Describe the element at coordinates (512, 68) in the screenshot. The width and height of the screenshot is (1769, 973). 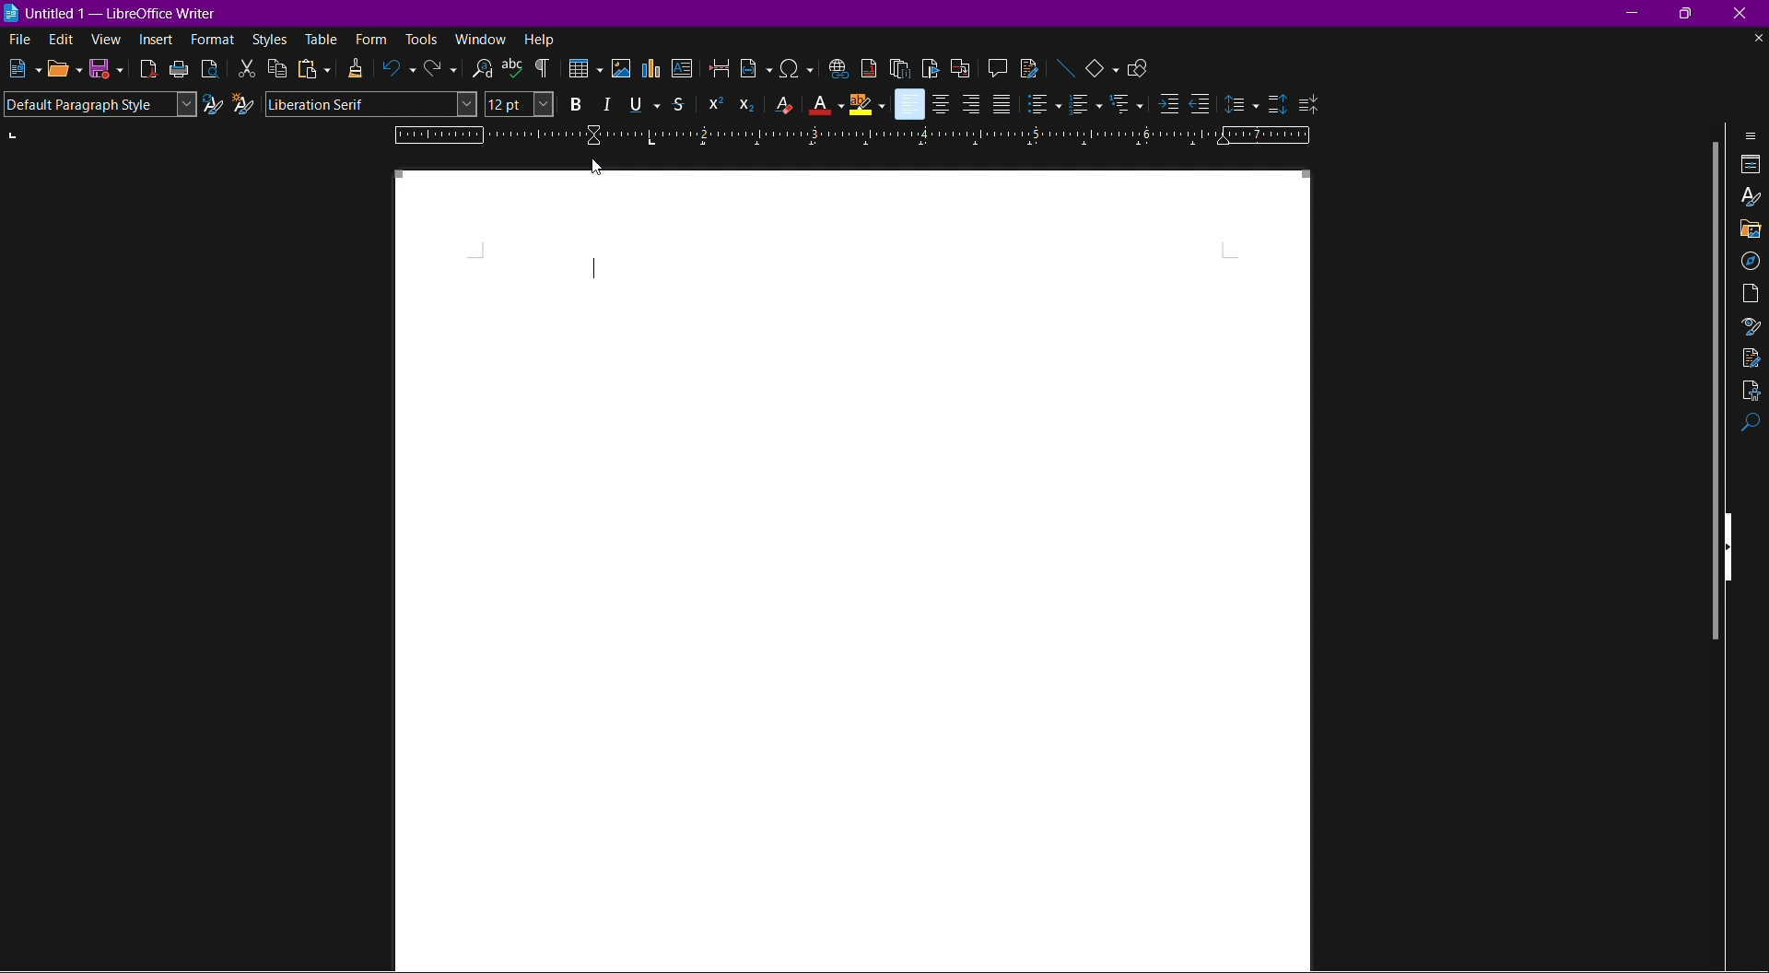
I see `Spellcheck` at that location.